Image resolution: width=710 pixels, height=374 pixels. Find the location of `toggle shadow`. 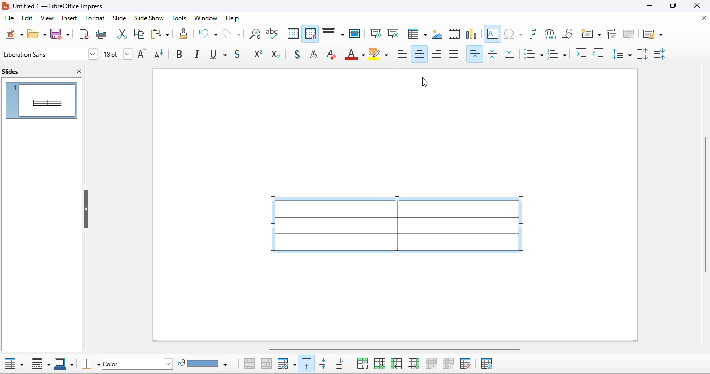

toggle shadow is located at coordinates (297, 54).